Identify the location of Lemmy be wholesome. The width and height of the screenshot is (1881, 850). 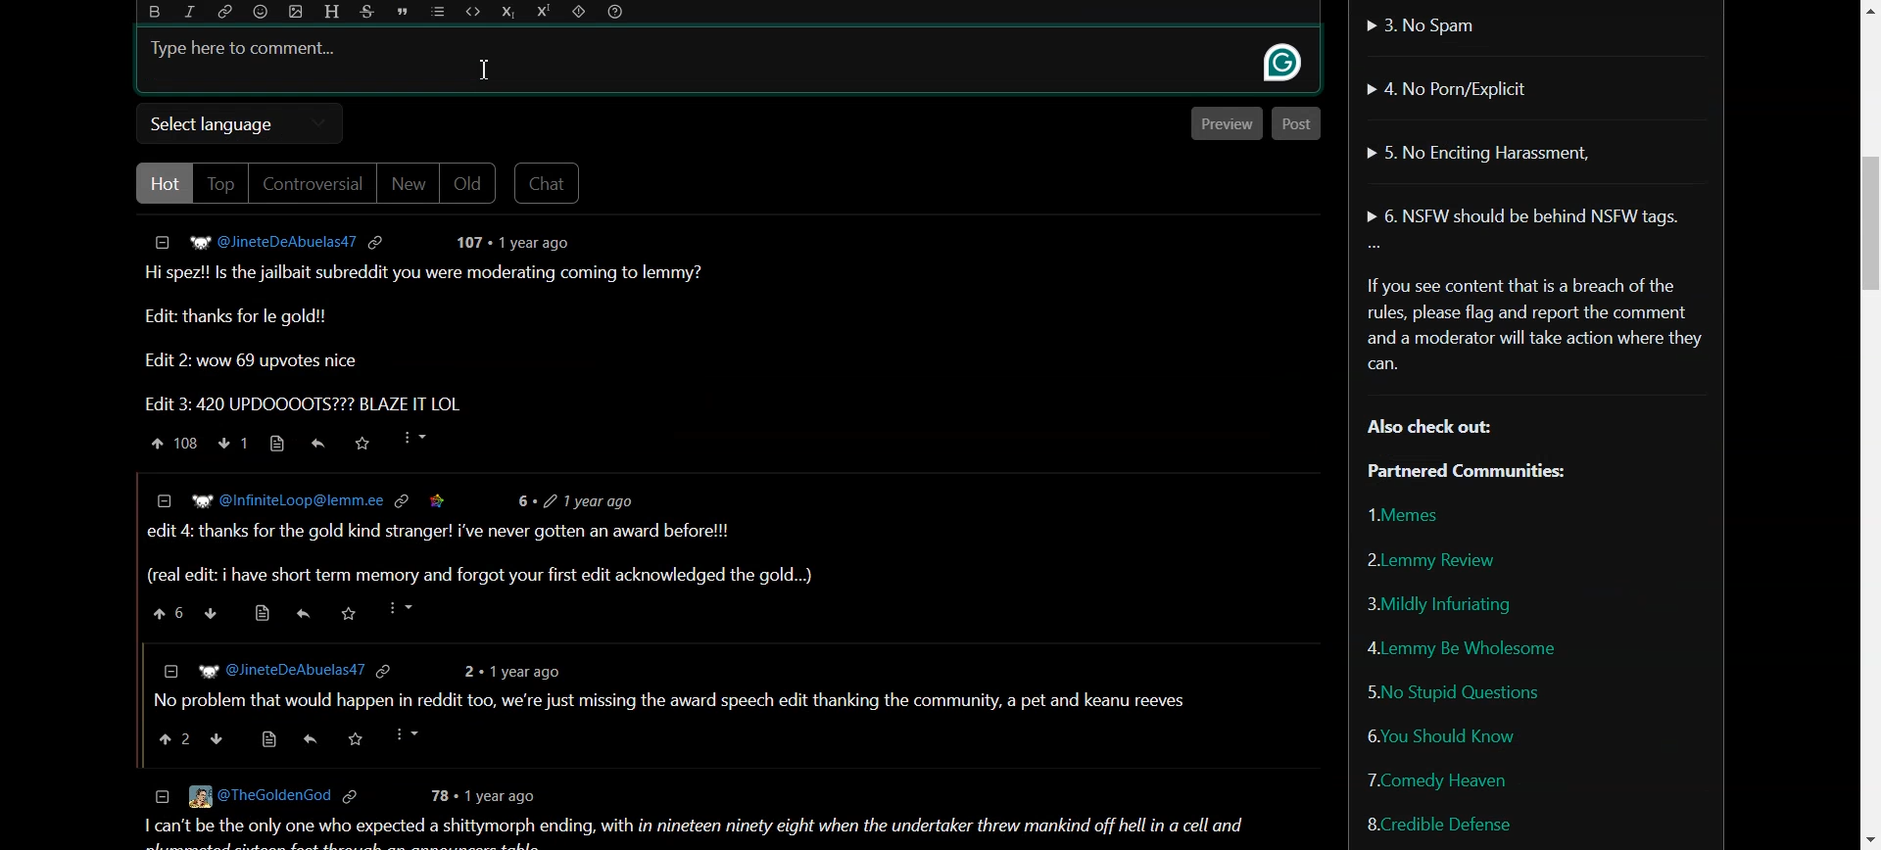
(1467, 648).